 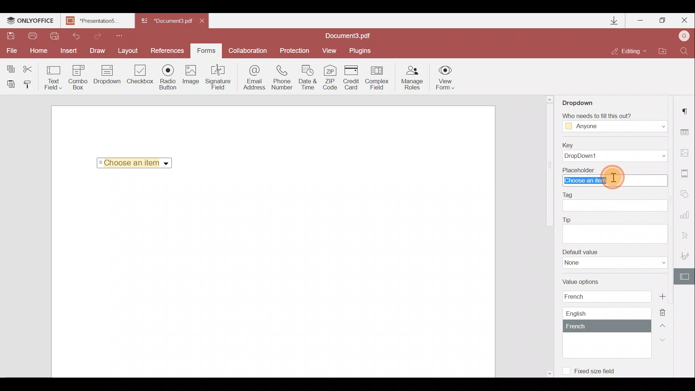 I want to click on Phone number, so click(x=283, y=78).